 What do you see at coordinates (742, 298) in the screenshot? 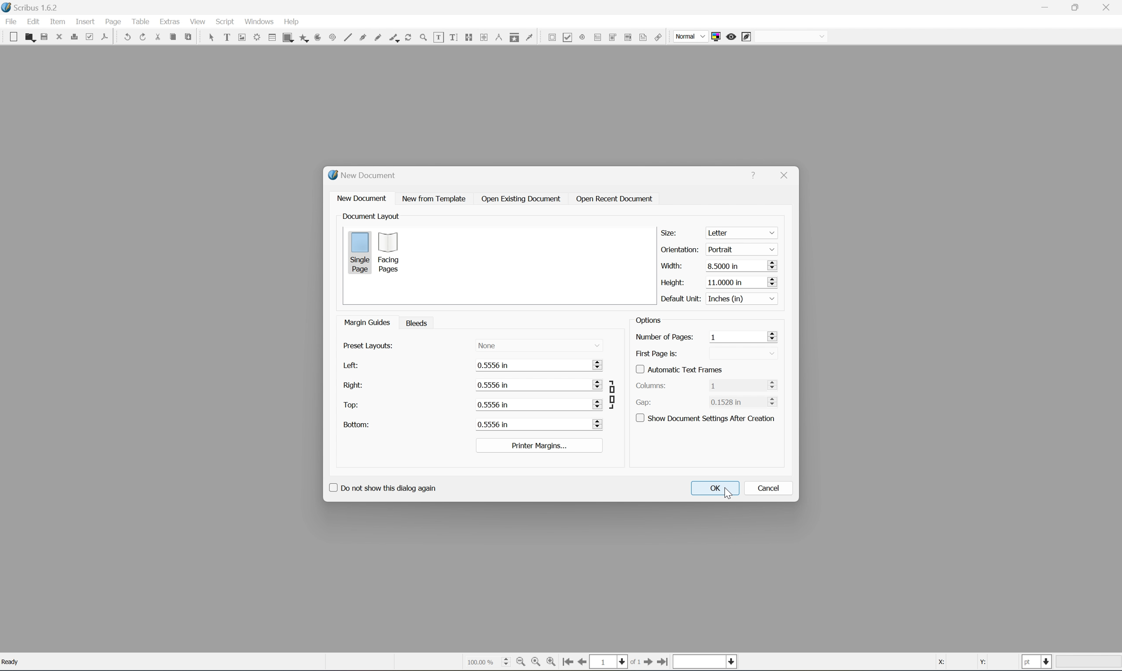
I see `inches in` at bounding box center [742, 298].